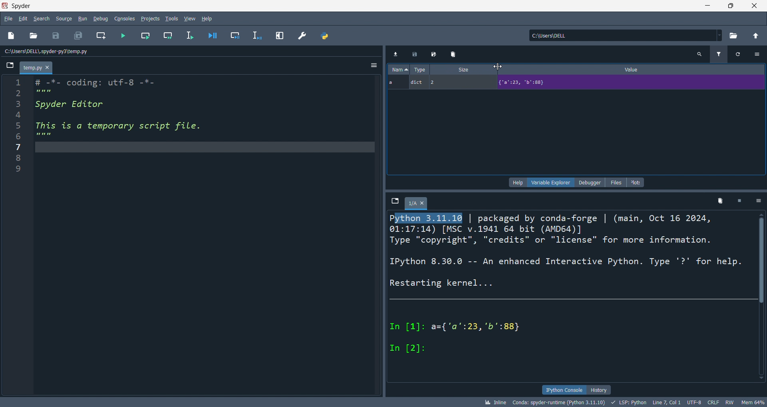  Describe the element at coordinates (325, 35) in the screenshot. I see `path manager` at that location.